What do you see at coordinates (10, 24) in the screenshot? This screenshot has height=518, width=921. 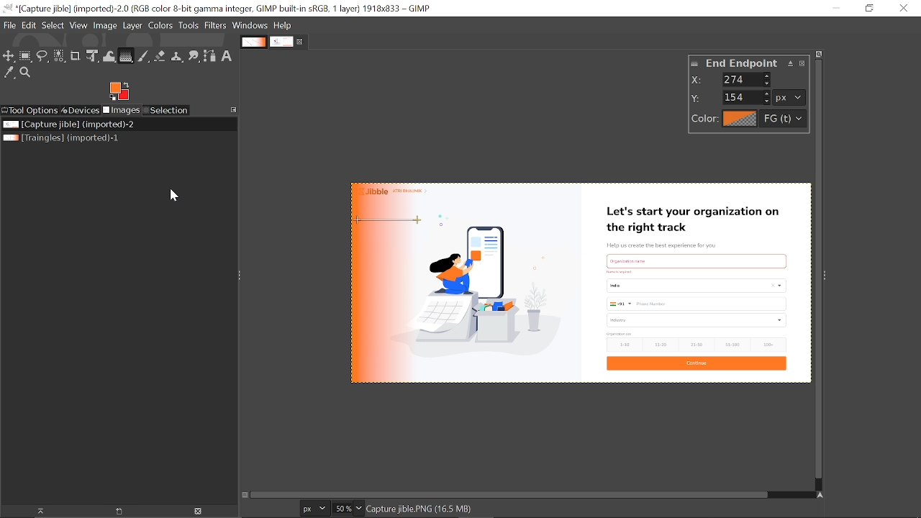 I see `File` at bounding box center [10, 24].